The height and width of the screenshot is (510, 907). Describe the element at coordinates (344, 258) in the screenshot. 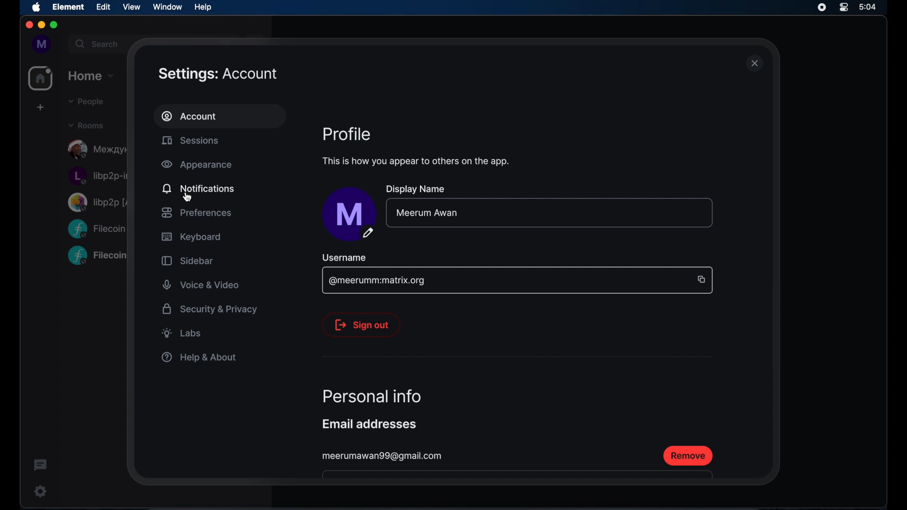

I see `username` at that location.